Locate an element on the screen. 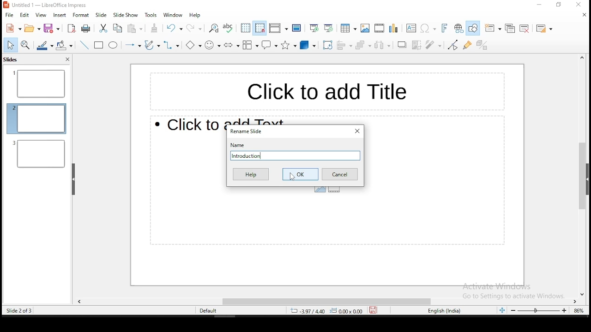  spell check is located at coordinates (228, 29).